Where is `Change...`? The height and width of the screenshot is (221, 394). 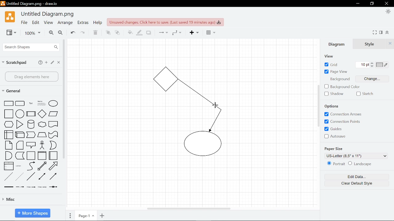
Change... is located at coordinates (372, 79).